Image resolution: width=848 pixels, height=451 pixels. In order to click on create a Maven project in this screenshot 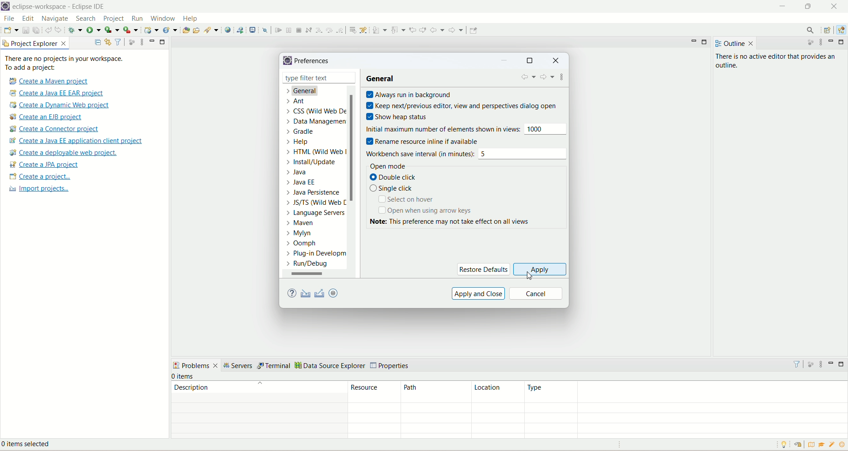, I will do `click(47, 81)`.